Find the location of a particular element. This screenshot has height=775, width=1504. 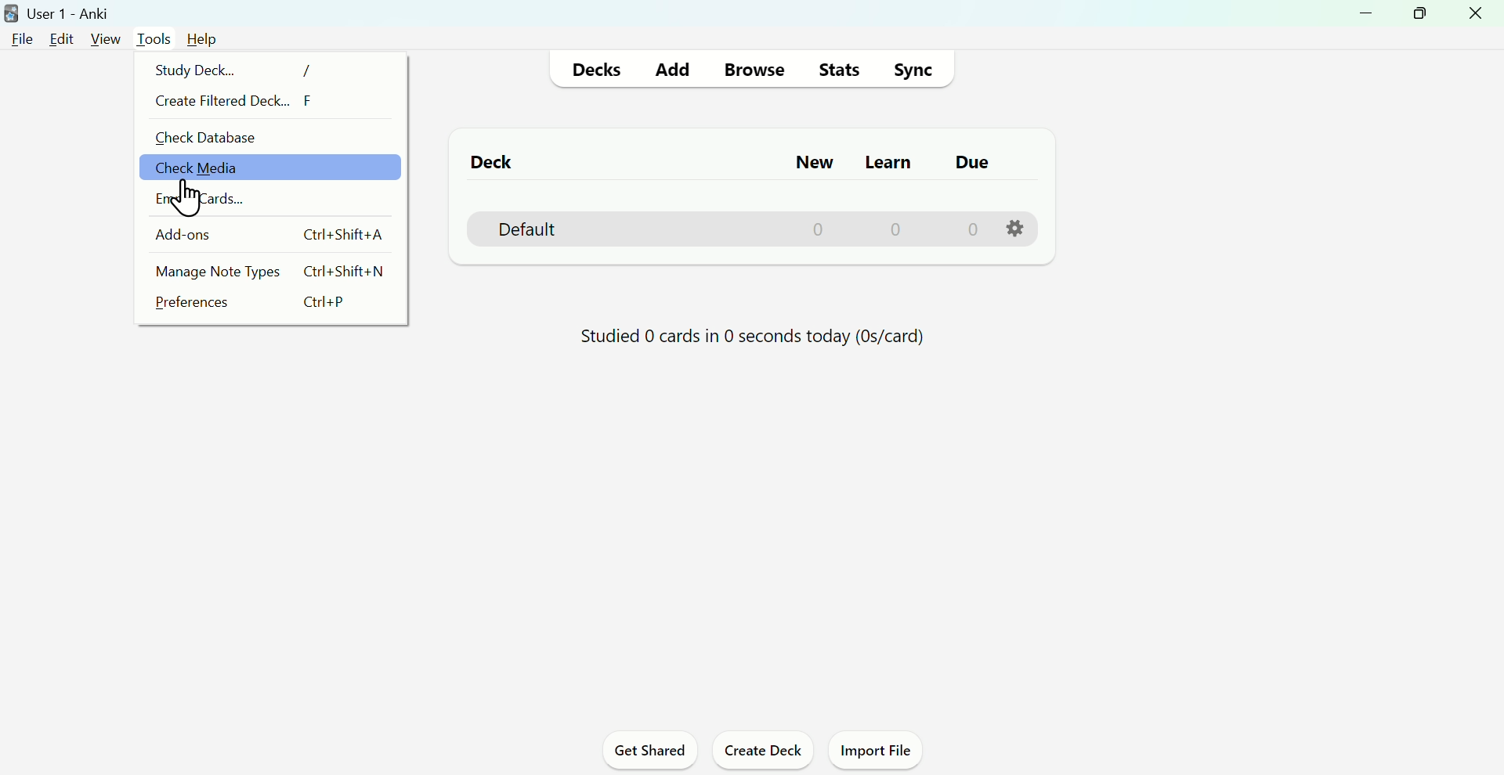

Add Ons is located at coordinates (266, 233).